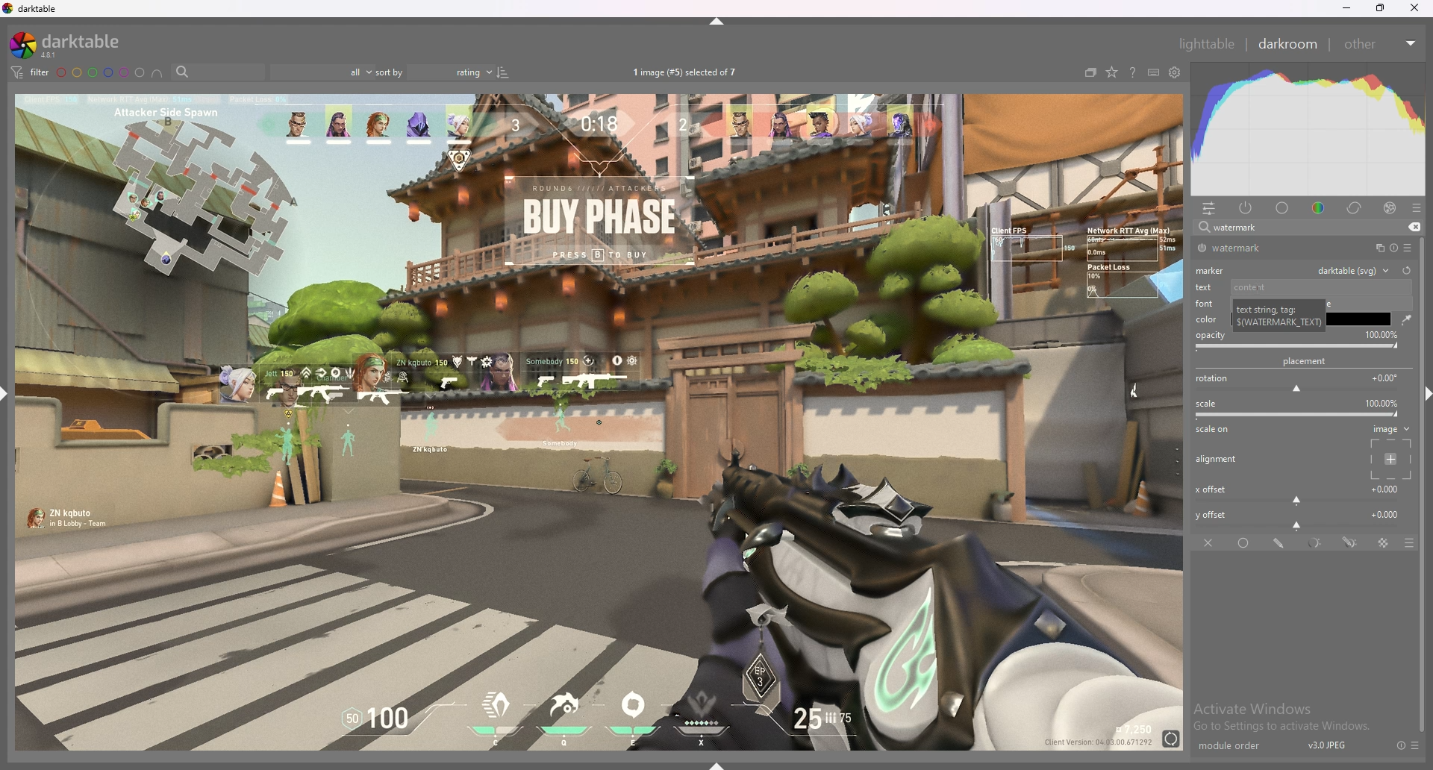 The height and width of the screenshot is (770, 1433). I want to click on filter by rating, so click(320, 72).